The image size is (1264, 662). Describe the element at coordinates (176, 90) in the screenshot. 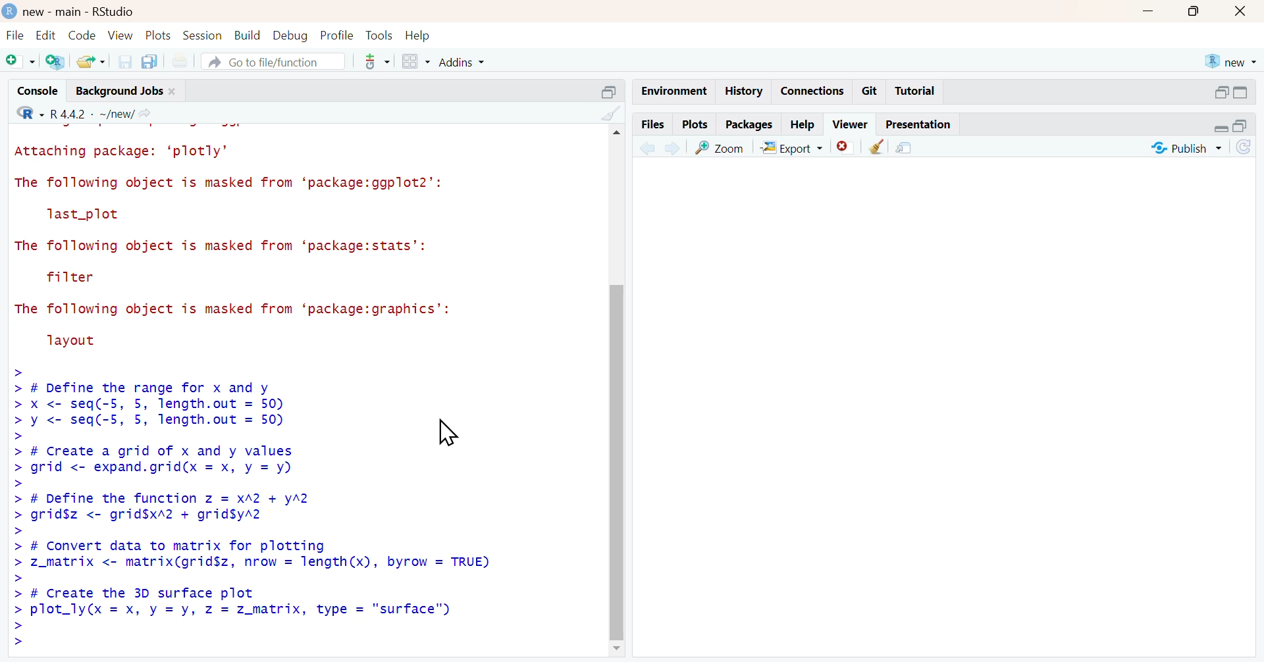

I see `close` at that location.